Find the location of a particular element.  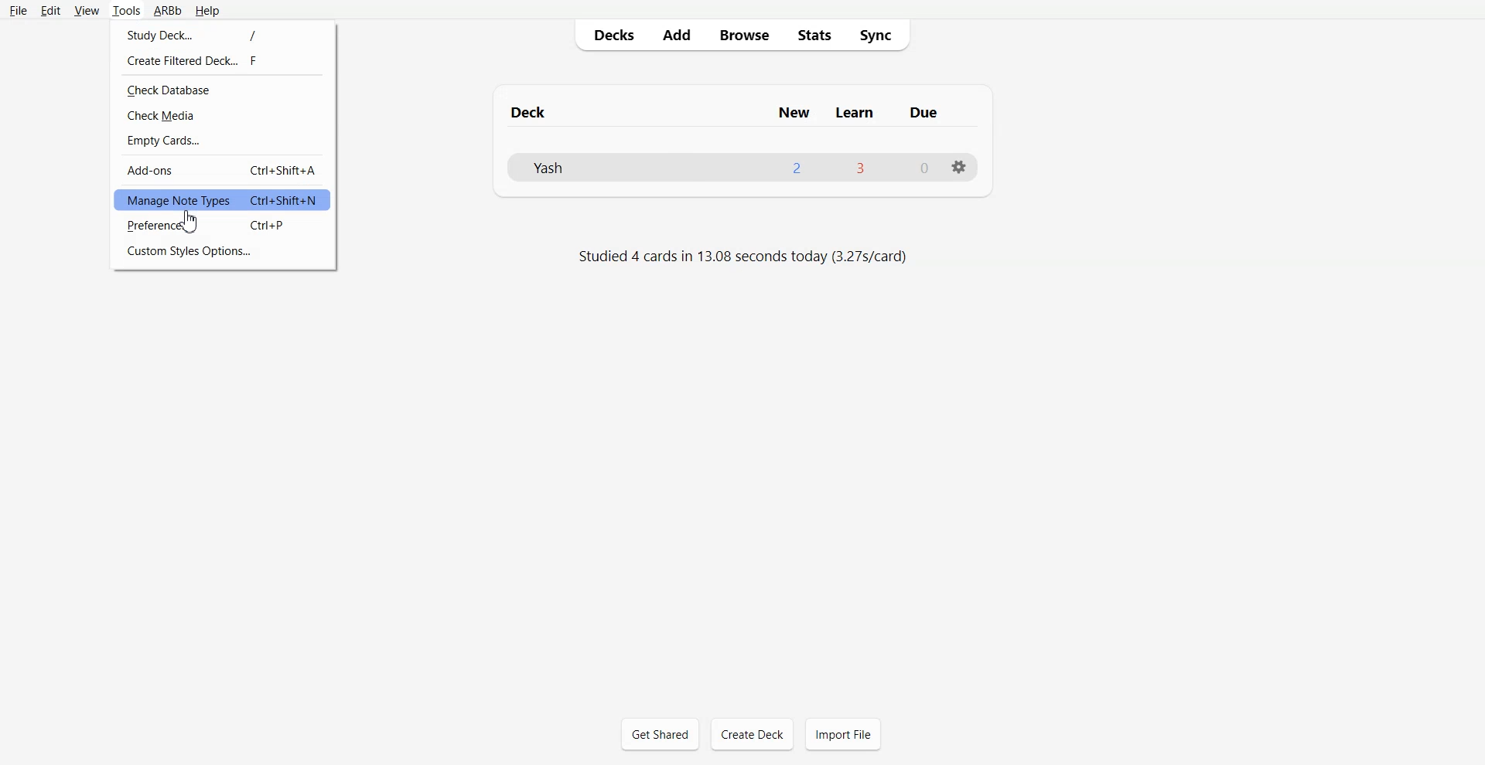

Check Media is located at coordinates (222, 115).